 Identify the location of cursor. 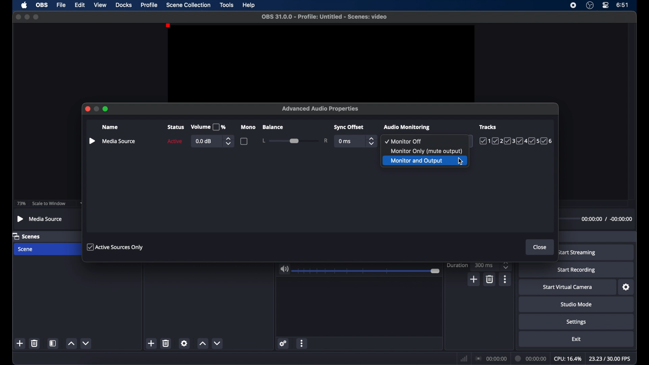
(461, 162).